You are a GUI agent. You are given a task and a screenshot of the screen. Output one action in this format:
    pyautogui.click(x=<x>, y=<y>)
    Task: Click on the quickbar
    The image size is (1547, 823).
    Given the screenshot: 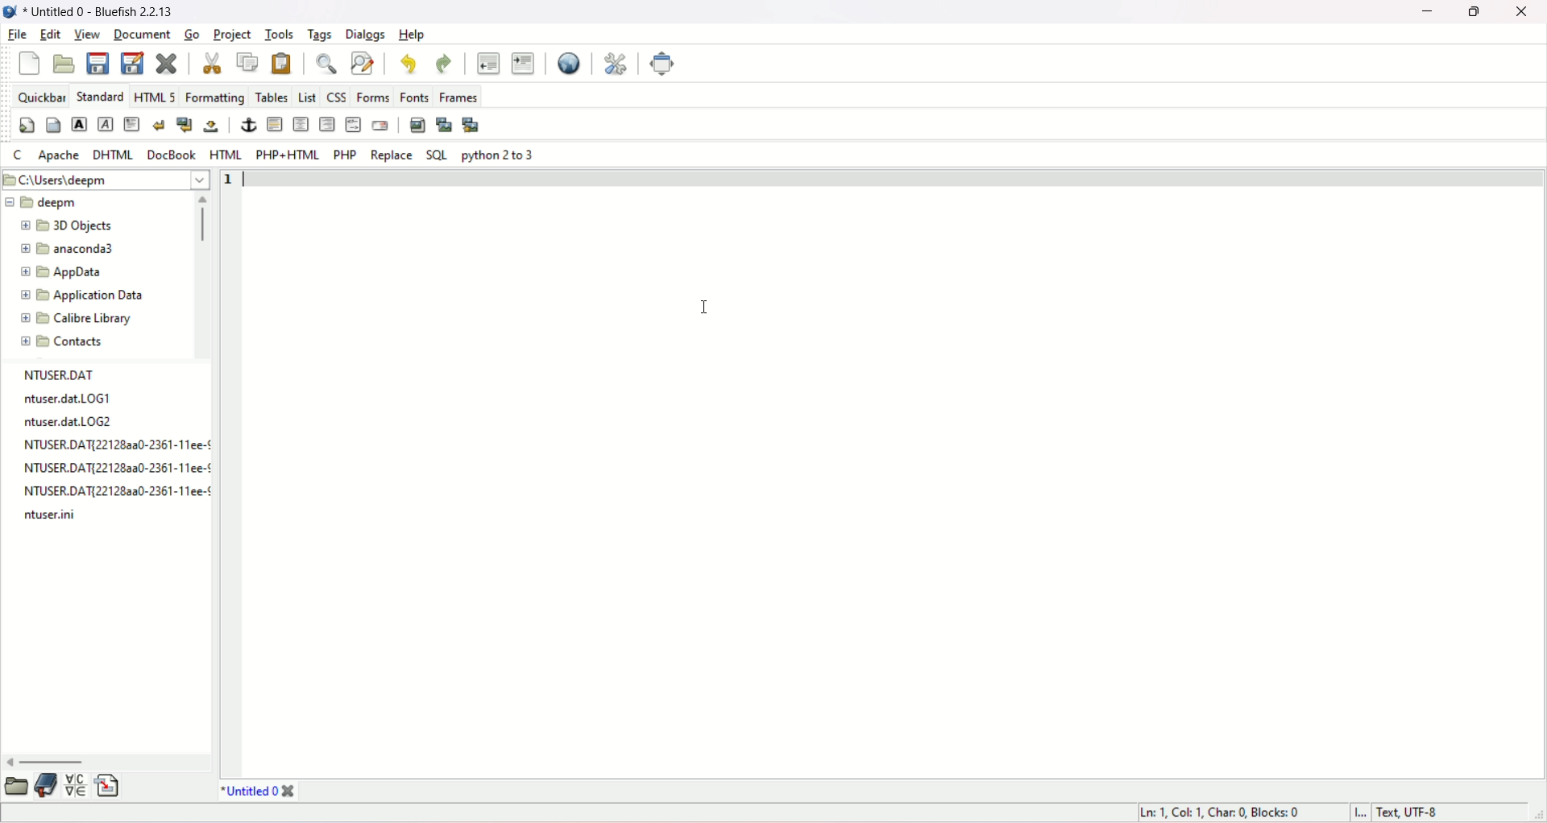 What is the action you would take?
    pyautogui.click(x=42, y=97)
    